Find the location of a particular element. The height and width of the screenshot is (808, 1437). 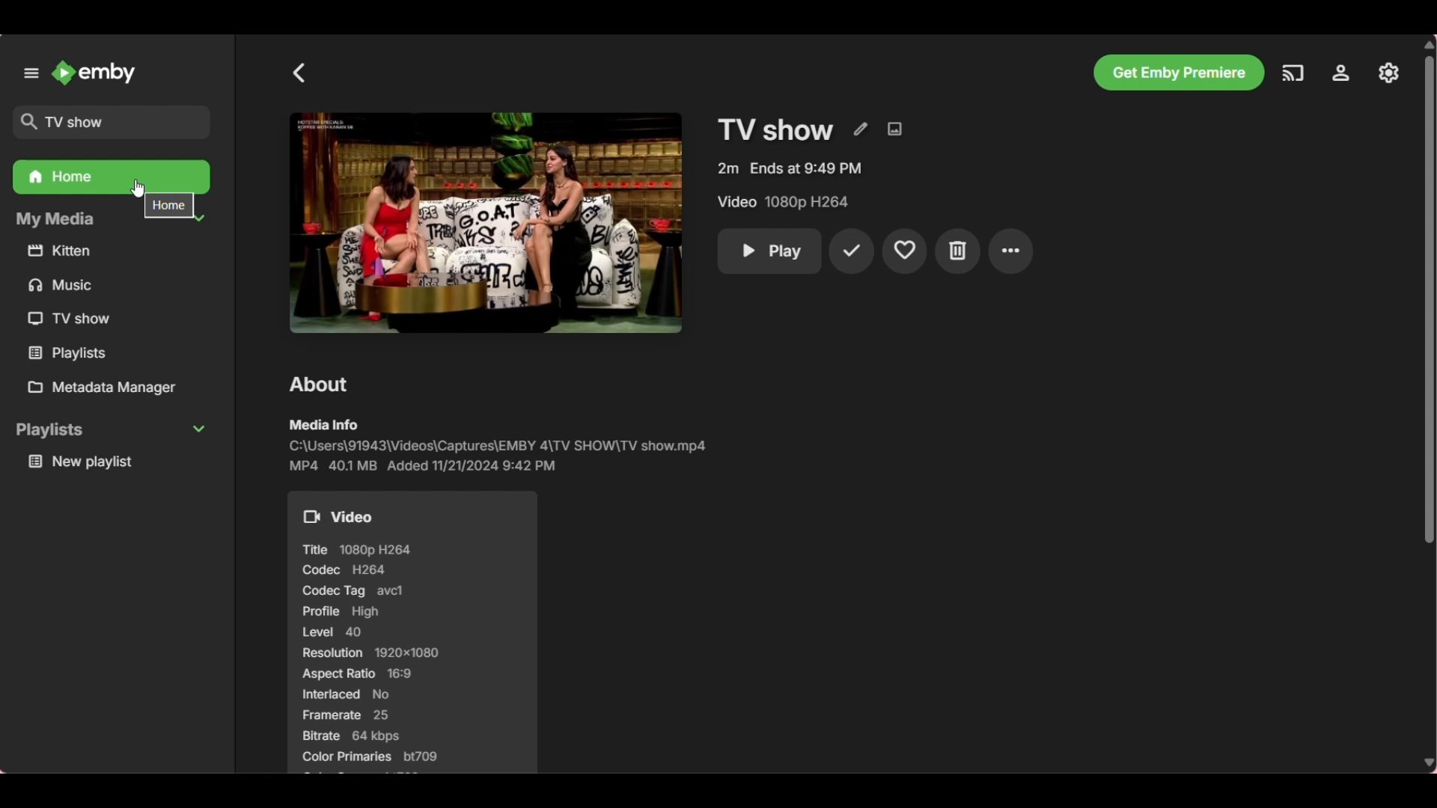

Metadata manager  is located at coordinates (115, 388).